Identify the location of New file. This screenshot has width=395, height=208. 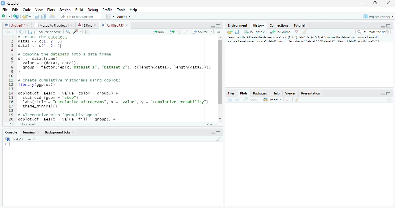
(6, 16).